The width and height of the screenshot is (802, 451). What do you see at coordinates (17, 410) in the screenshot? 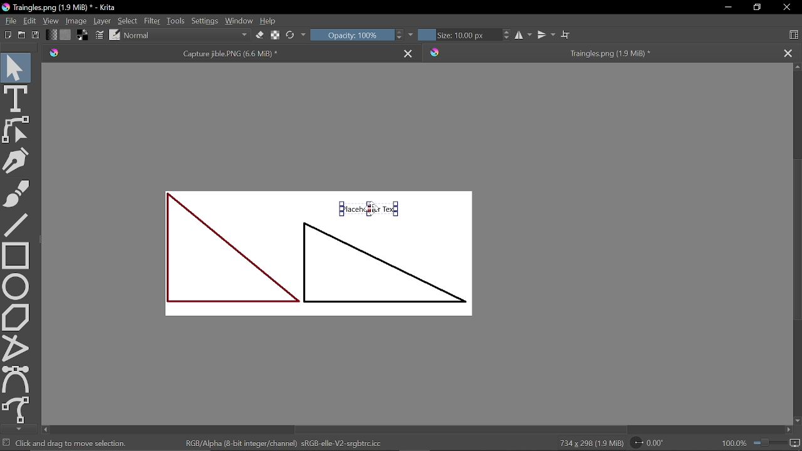
I see `Freehand select tool` at bounding box center [17, 410].